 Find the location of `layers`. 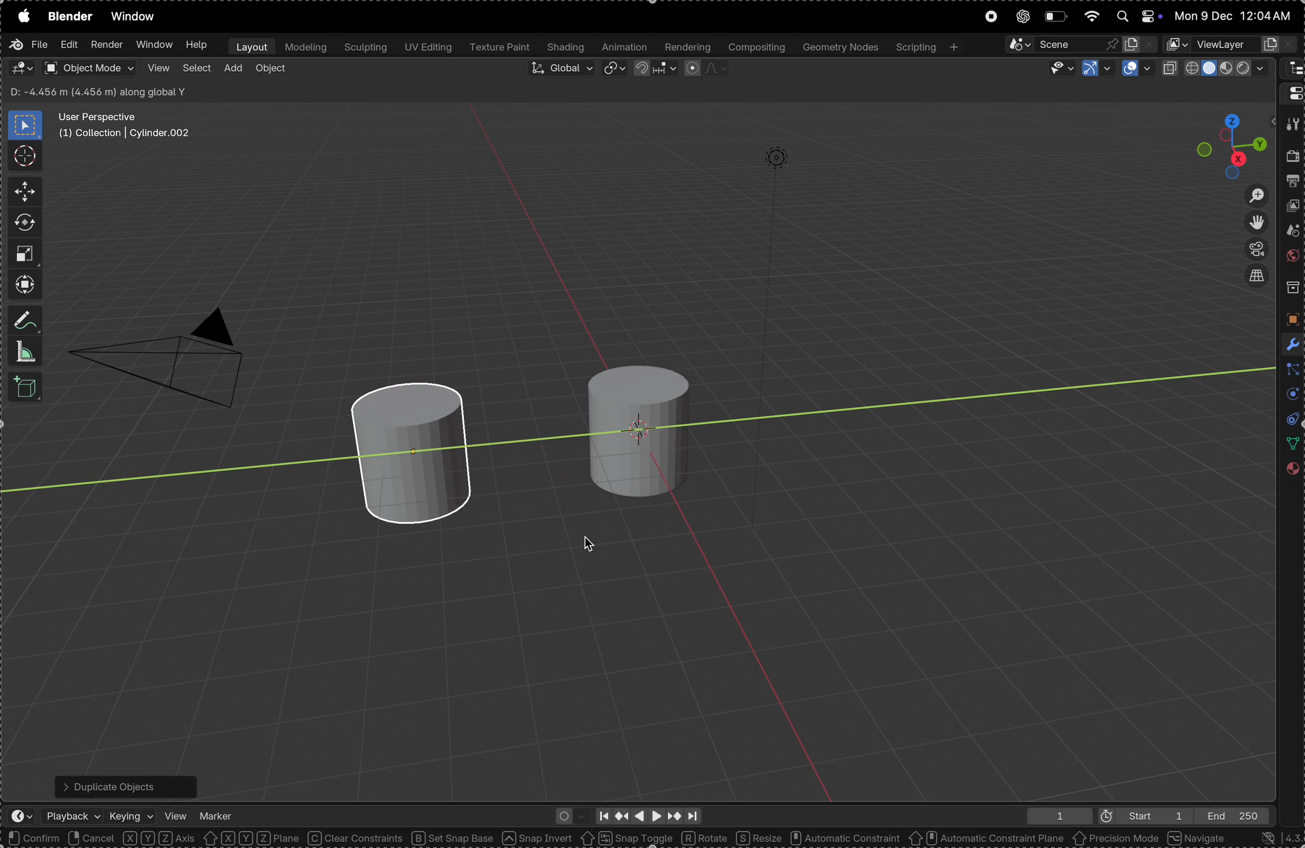

layers is located at coordinates (1289, 396).